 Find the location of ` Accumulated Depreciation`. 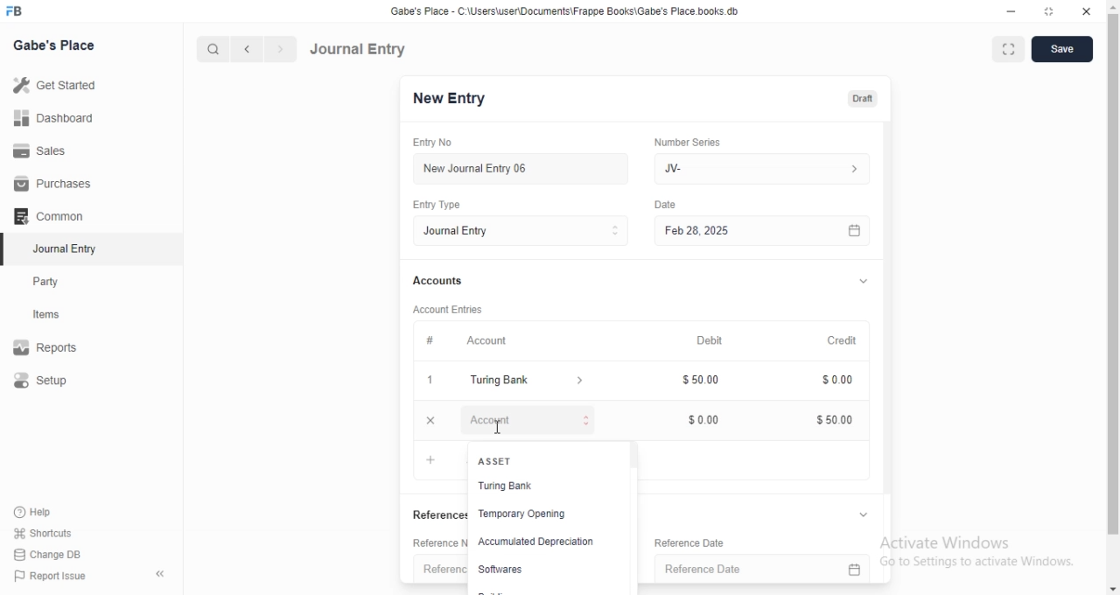

 Accumulated Depreciation is located at coordinates (535, 542).